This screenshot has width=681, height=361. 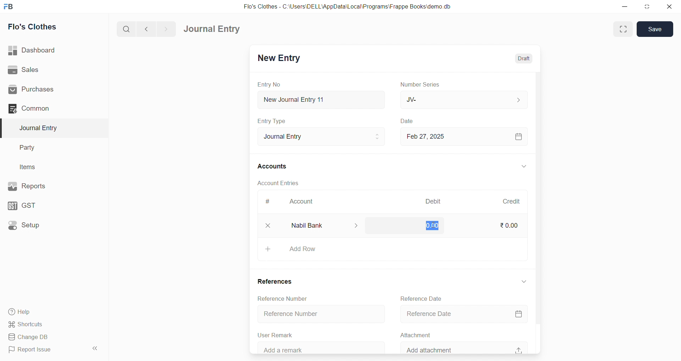 I want to click on New Entry, so click(x=280, y=59).